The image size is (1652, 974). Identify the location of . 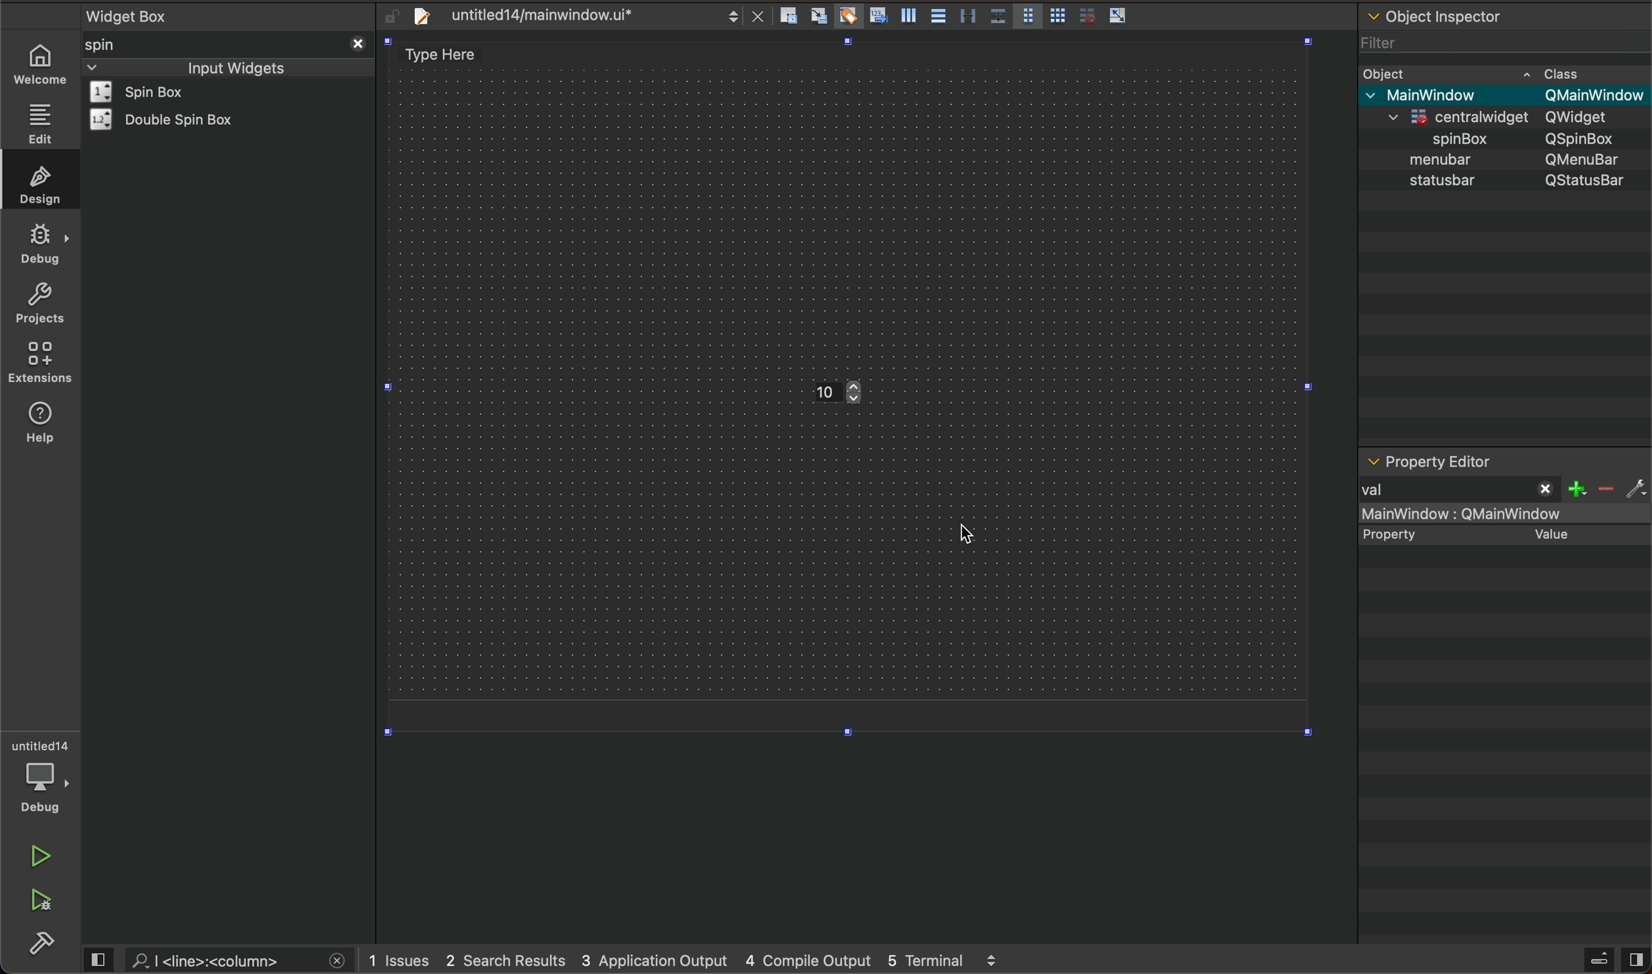
(1586, 138).